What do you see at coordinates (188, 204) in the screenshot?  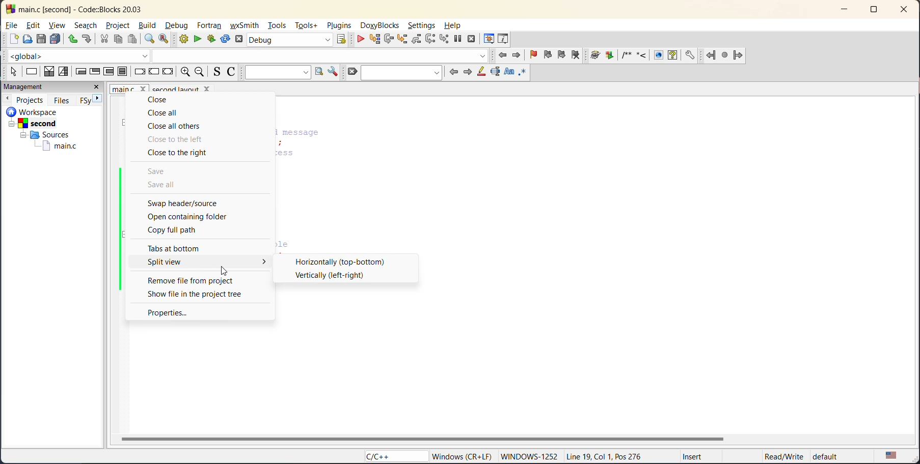 I see `swap header` at bounding box center [188, 204].